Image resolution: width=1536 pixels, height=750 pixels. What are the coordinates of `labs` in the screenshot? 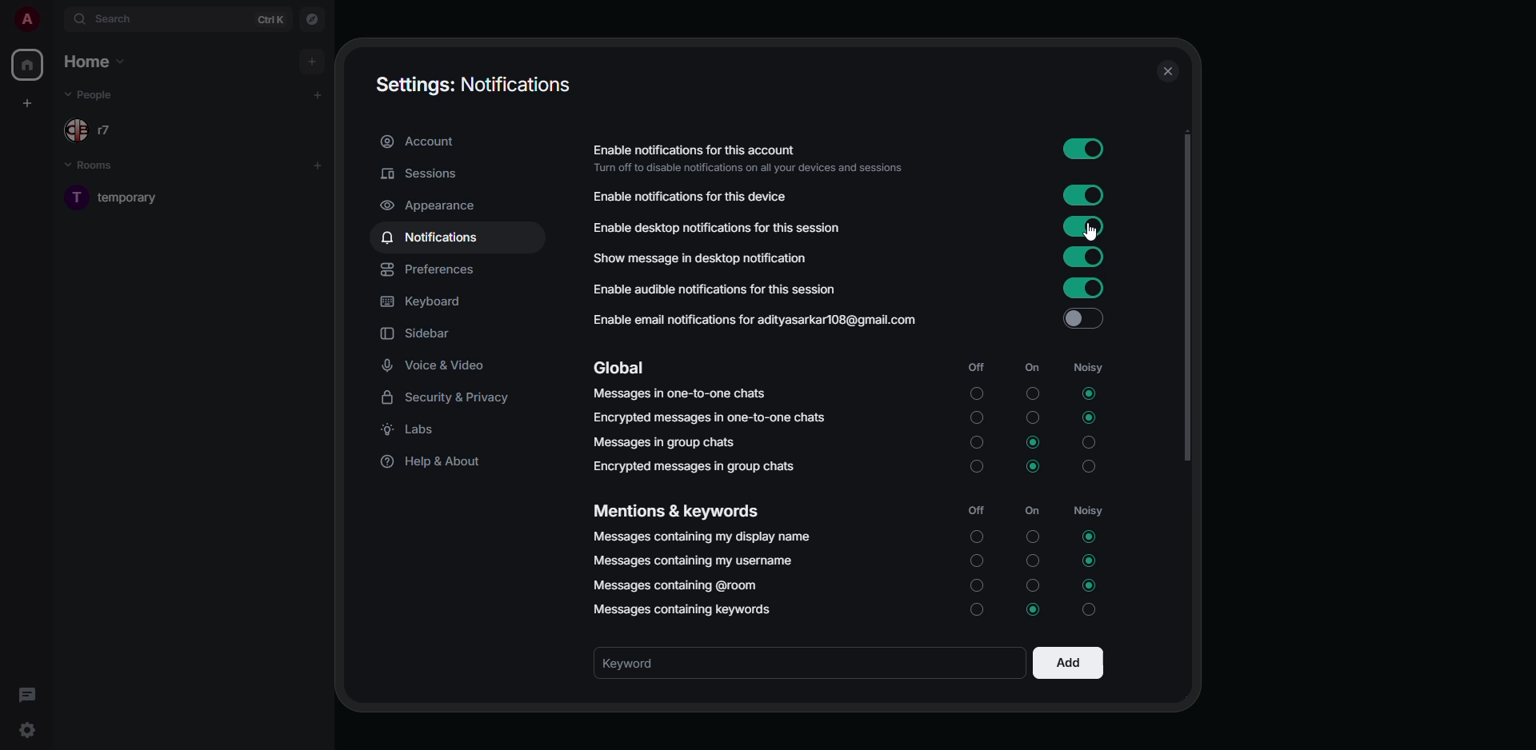 It's located at (416, 429).